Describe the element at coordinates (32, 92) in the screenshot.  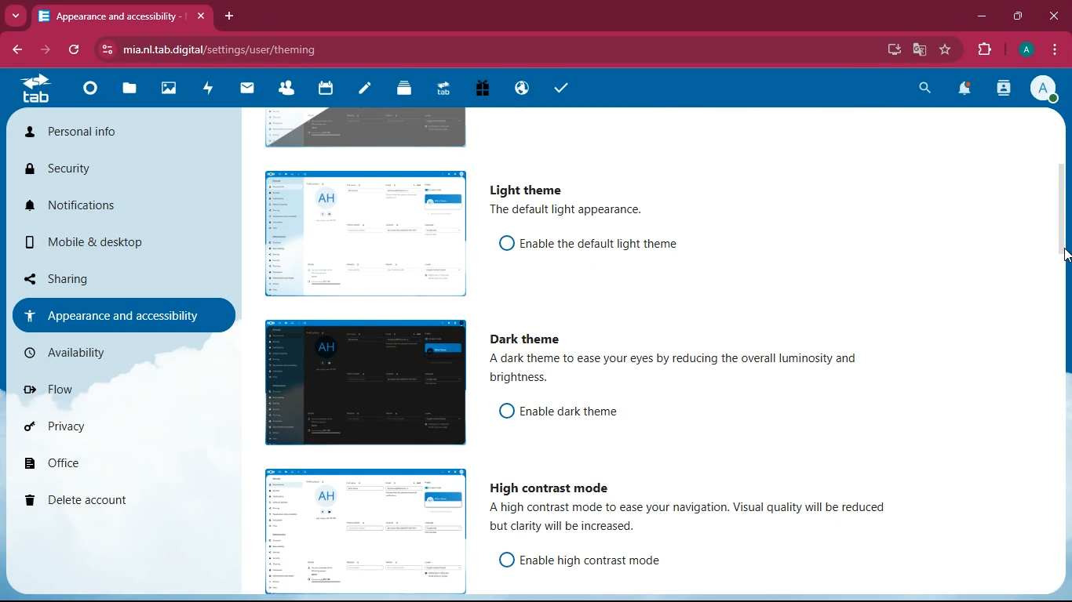
I see `tab` at that location.